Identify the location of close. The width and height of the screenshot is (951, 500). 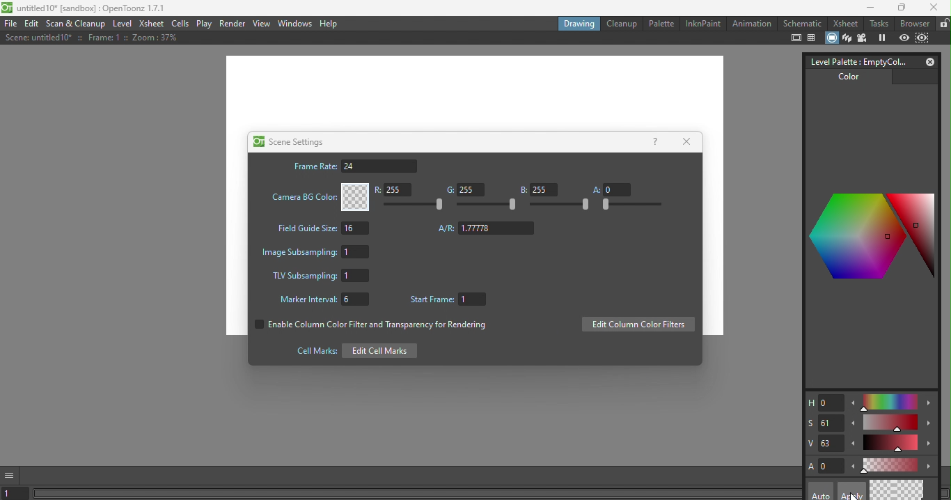
(936, 9).